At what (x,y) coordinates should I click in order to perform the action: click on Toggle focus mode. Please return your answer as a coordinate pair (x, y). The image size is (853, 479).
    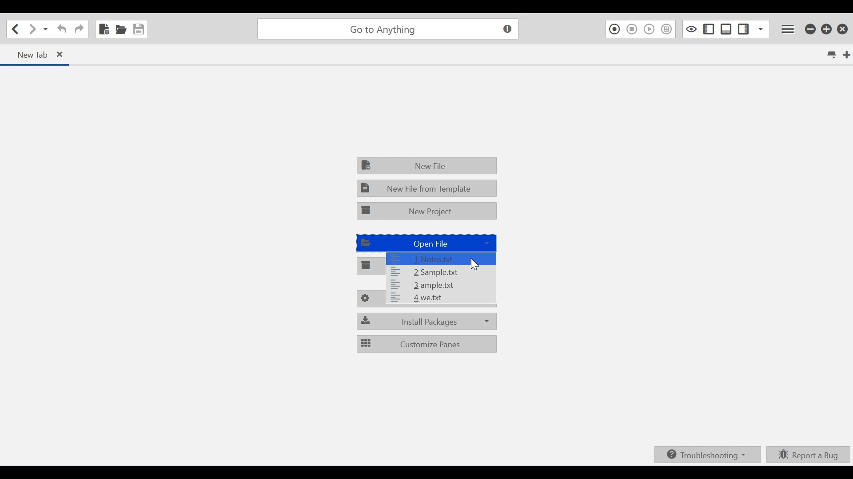
    Looking at the image, I should click on (691, 29).